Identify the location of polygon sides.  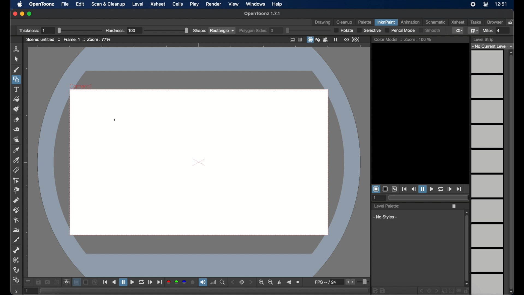
(284, 31).